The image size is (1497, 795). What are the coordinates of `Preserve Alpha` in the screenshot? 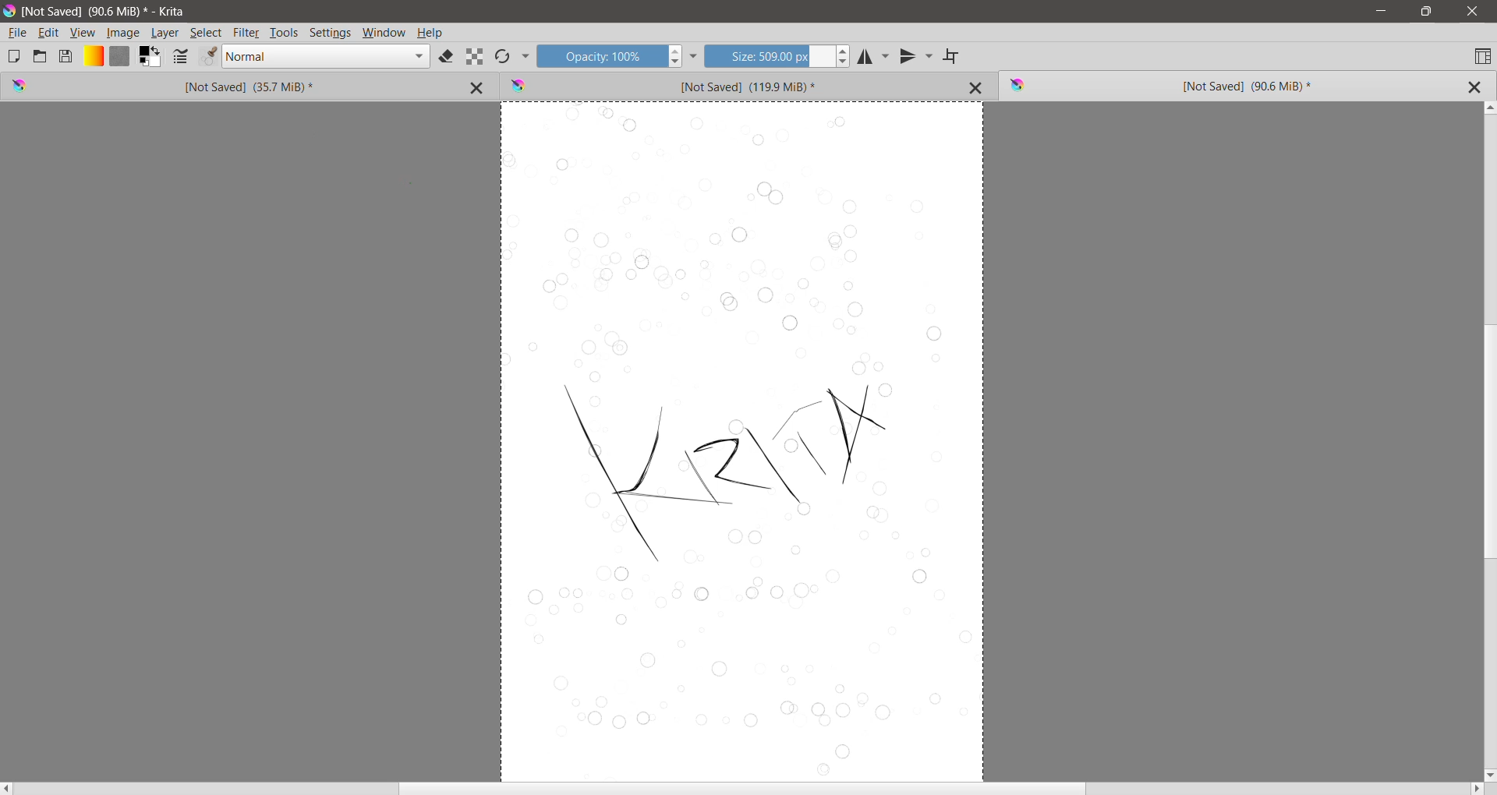 It's located at (475, 57).